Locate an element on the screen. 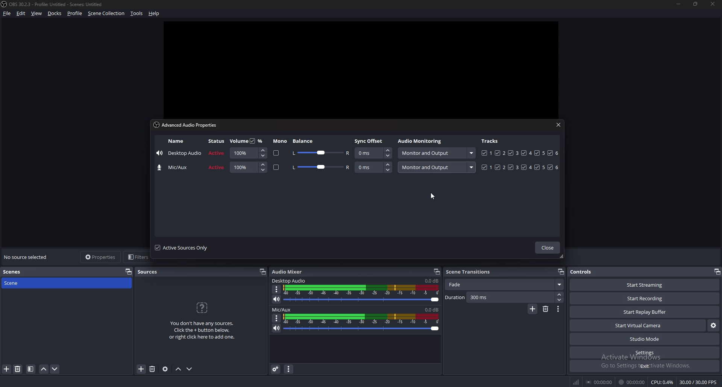 The height and width of the screenshot is (387, 722). status is located at coordinates (217, 168).